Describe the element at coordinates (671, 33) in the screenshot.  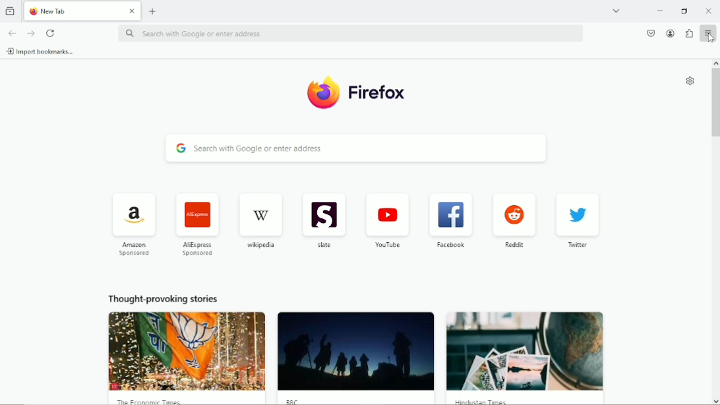
I see `account` at that location.